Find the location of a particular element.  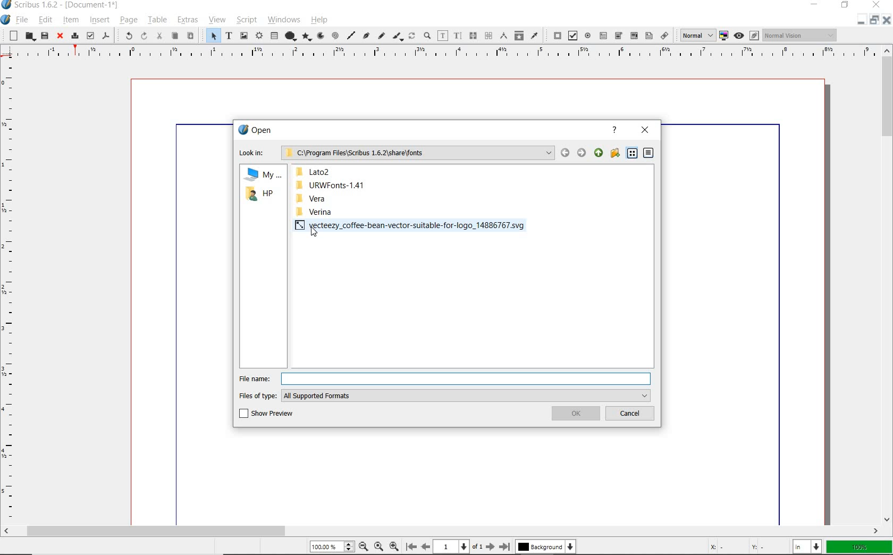

vera is located at coordinates (325, 198).